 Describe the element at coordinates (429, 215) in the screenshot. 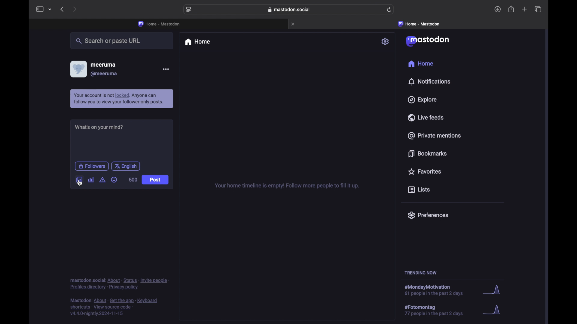

I see `preferences` at that location.